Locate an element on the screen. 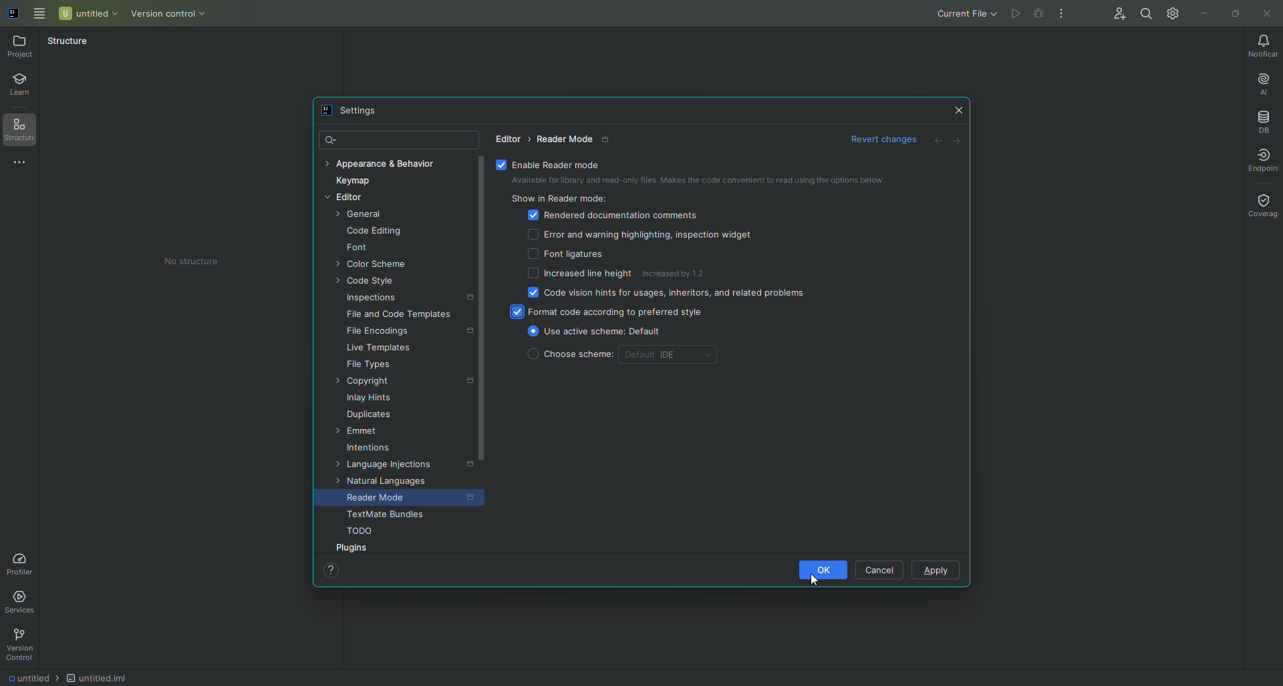 The width and height of the screenshot is (1283, 686). Search is located at coordinates (1145, 13).